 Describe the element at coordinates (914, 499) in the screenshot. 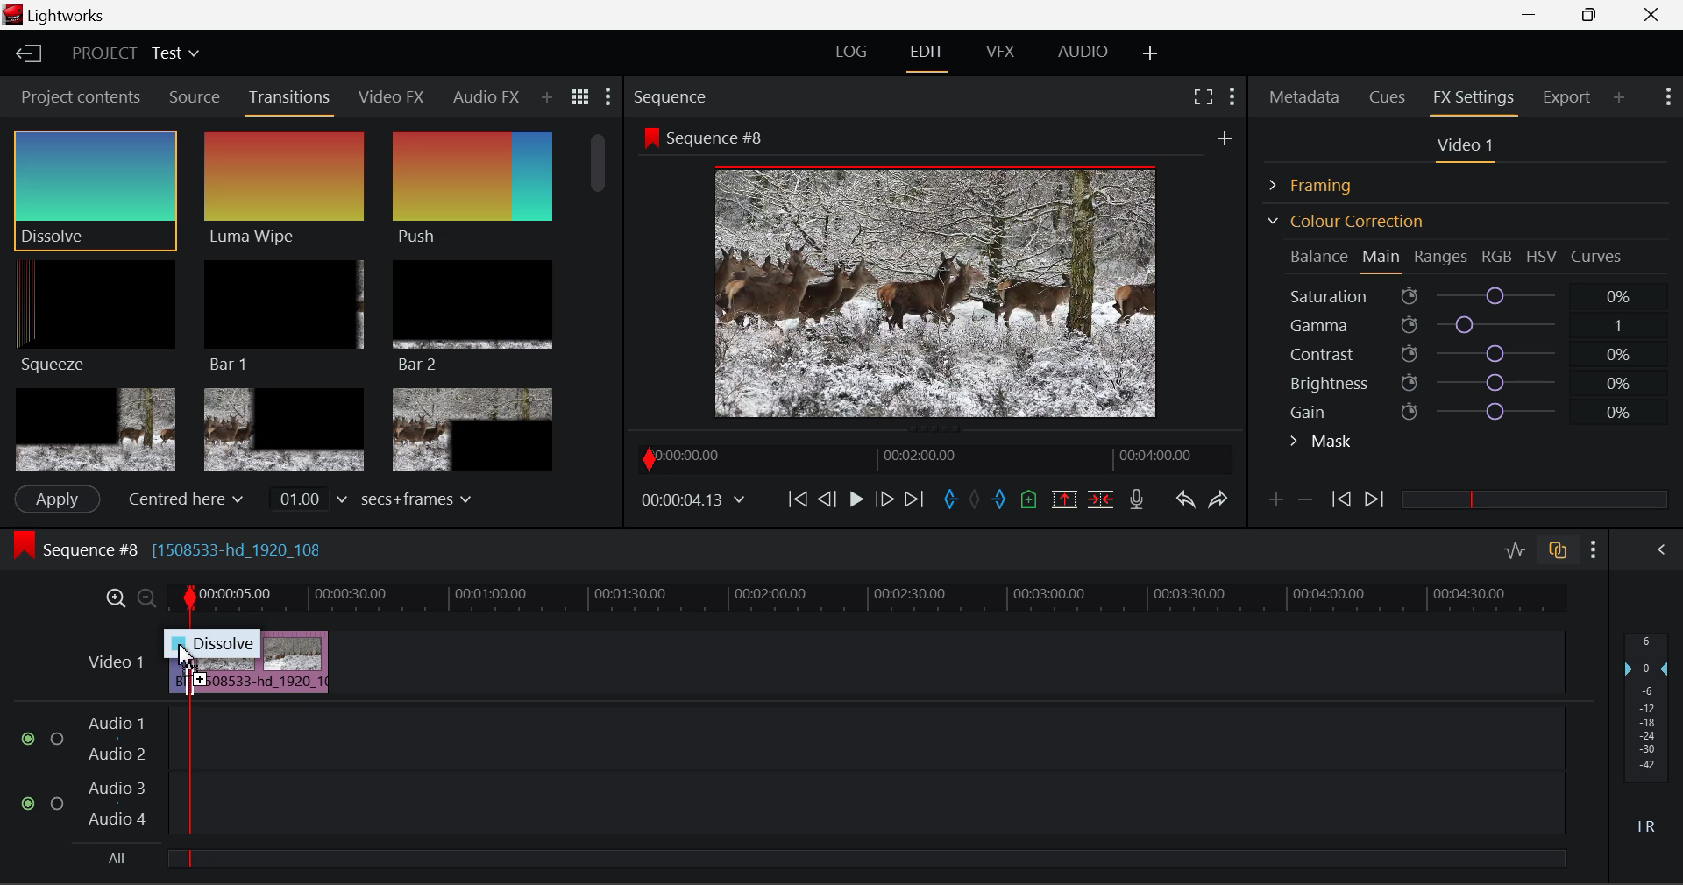

I see `To End` at that location.